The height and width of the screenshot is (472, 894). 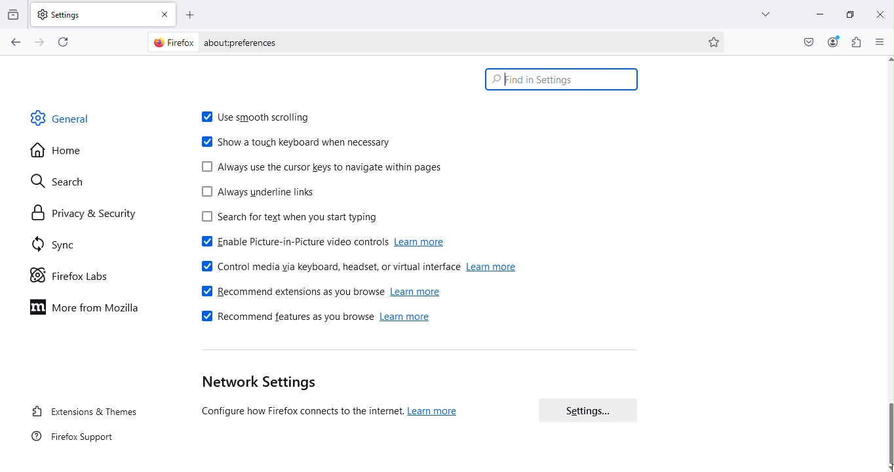 What do you see at coordinates (857, 42) in the screenshot?
I see `Extensions` at bounding box center [857, 42].